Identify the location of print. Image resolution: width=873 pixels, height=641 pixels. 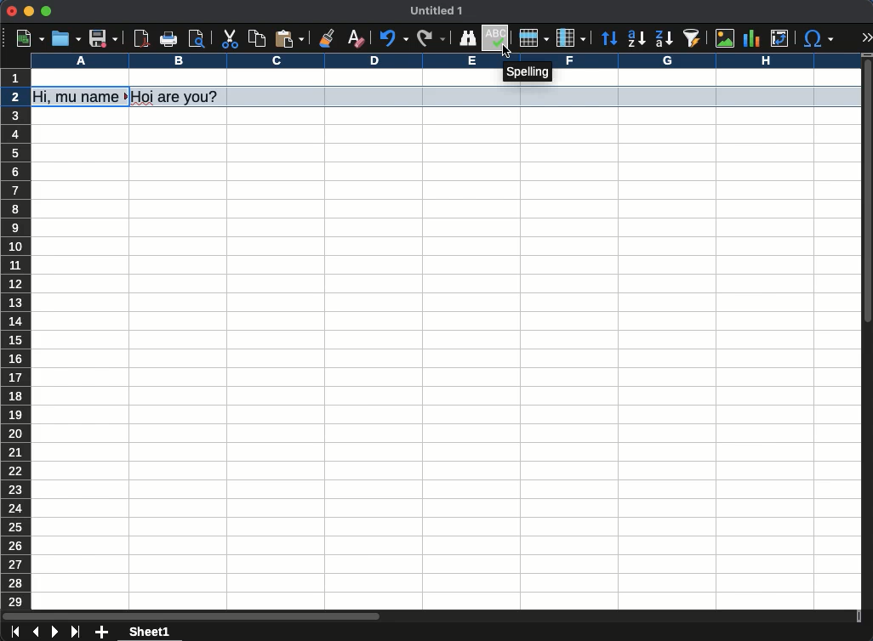
(169, 38).